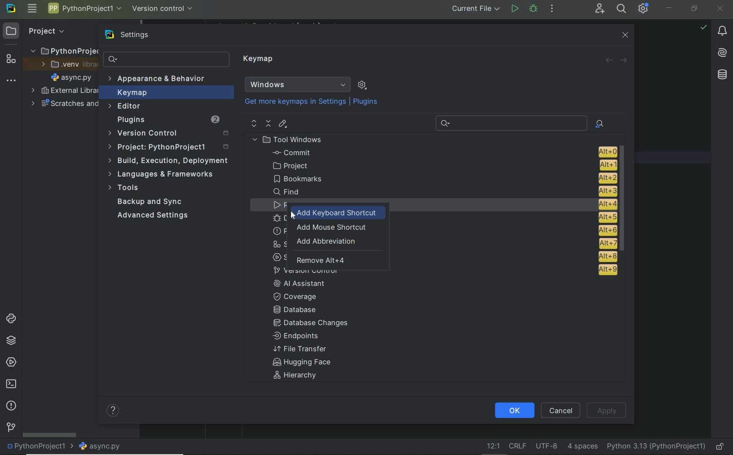 The image size is (733, 455). I want to click on minimize, so click(669, 8).